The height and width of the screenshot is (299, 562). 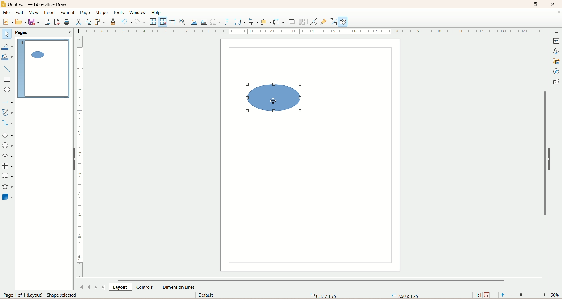 What do you see at coordinates (69, 22) in the screenshot?
I see `print` at bounding box center [69, 22].